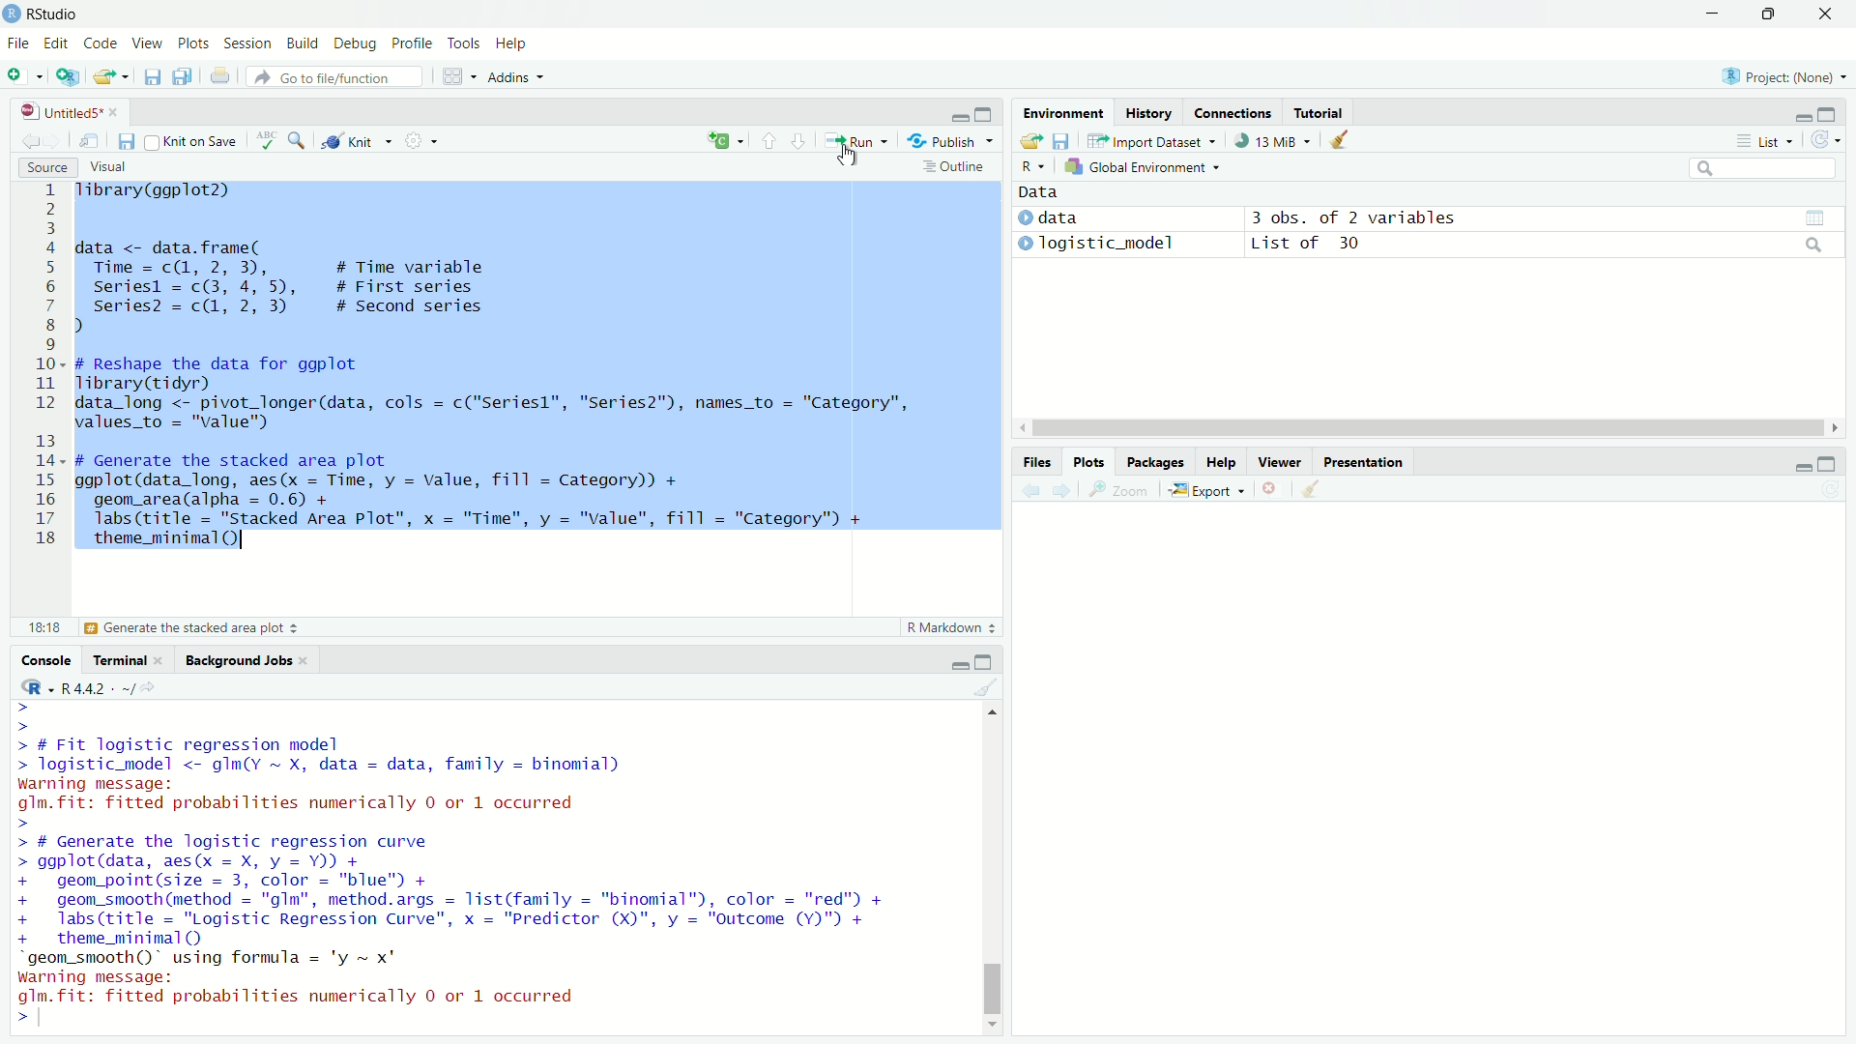 The image size is (1856, 1044). What do you see at coordinates (1829, 13) in the screenshot?
I see `close` at bounding box center [1829, 13].